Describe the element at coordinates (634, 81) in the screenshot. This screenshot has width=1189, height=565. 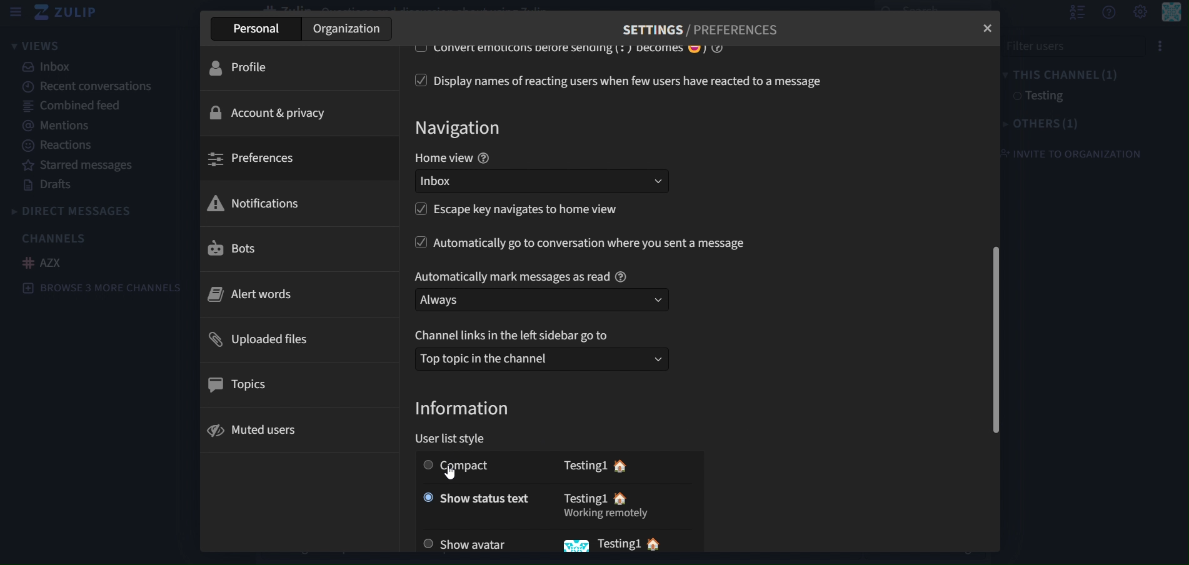
I see `Display names of reacting users when few users have reacted to a message` at that location.